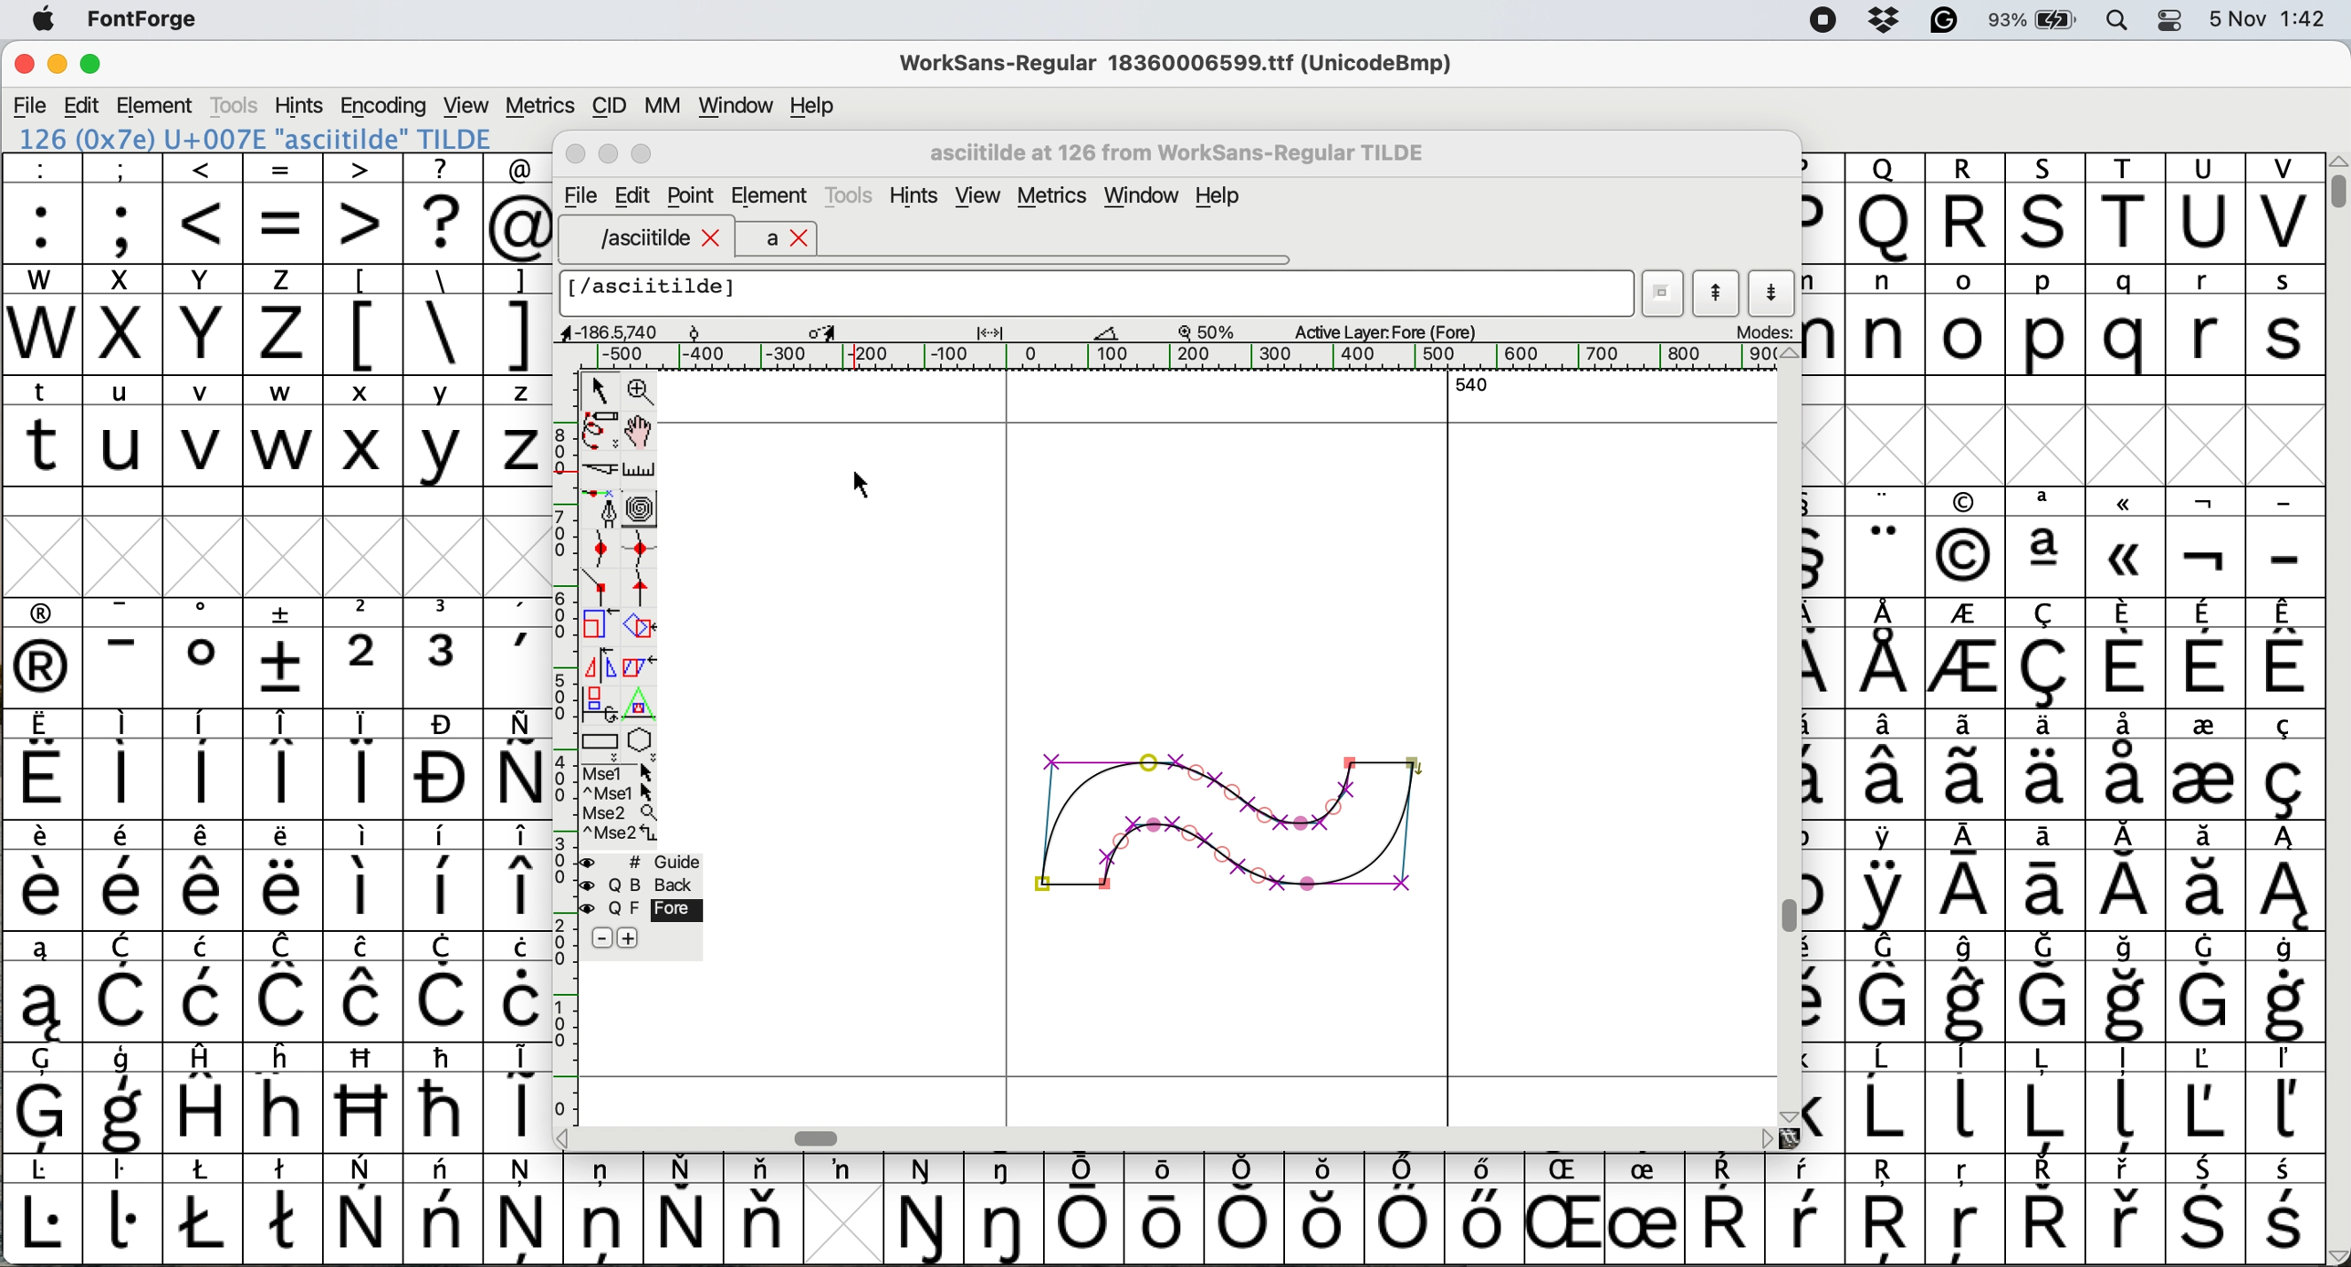 The width and height of the screenshot is (2351, 1267). Describe the element at coordinates (1059, 198) in the screenshot. I see `metrics` at that location.